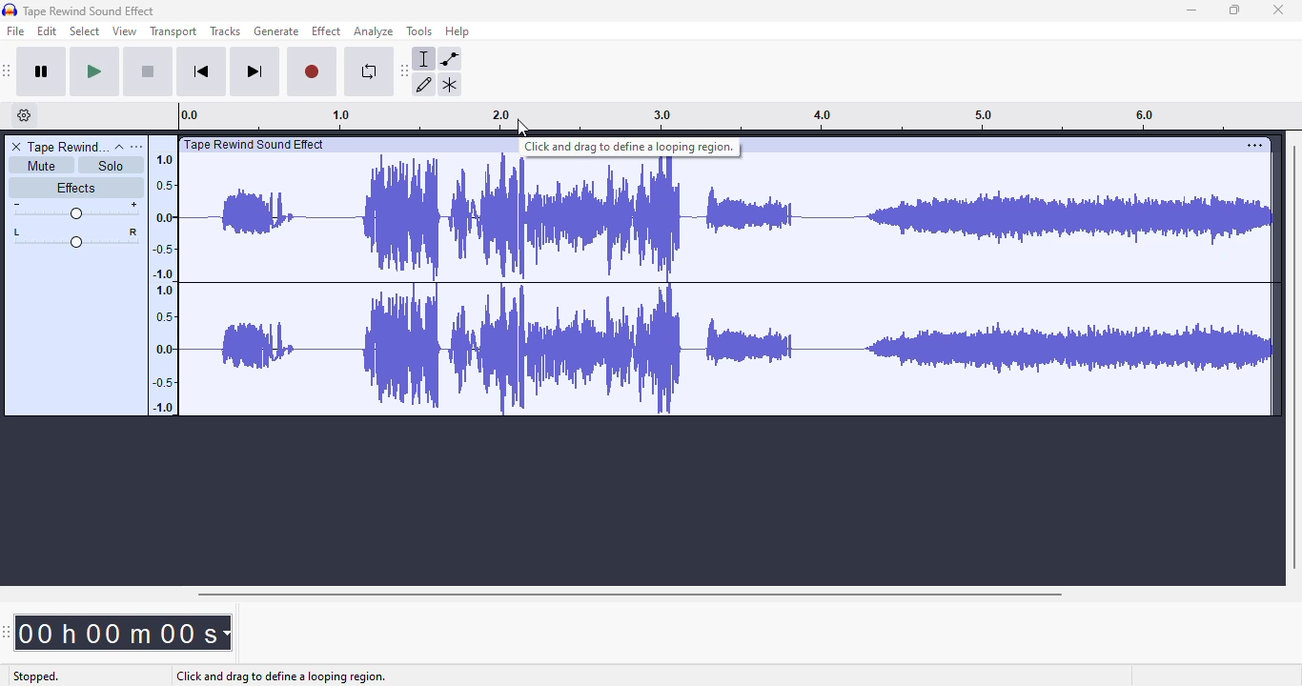 The image size is (1302, 686). I want to click on audacity transport toolbar, so click(7, 71).